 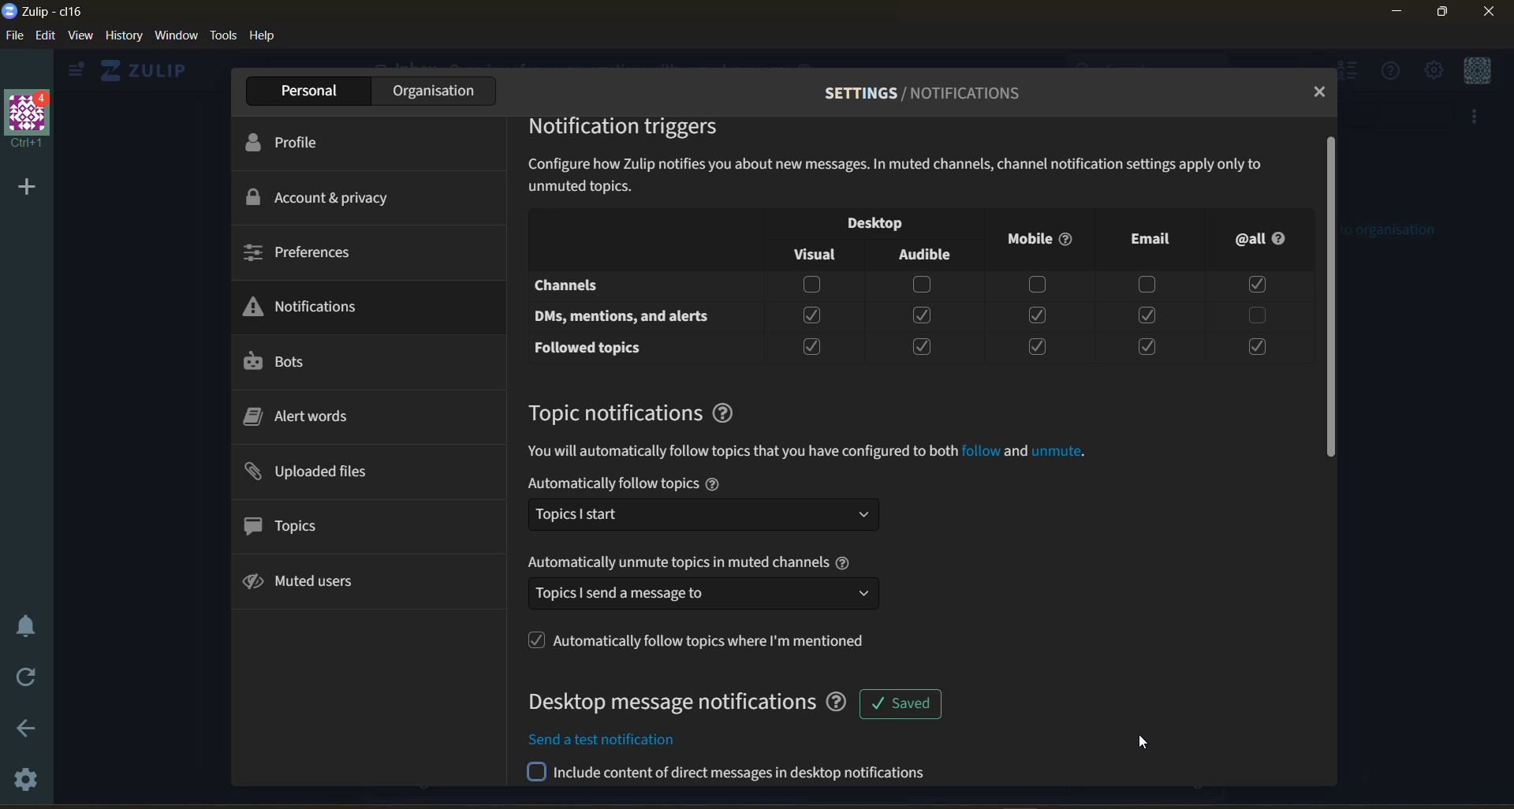 What do you see at coordinates (921, 346) in the screenshot?
I see `Checkbox` at bounding box center [921, 346].